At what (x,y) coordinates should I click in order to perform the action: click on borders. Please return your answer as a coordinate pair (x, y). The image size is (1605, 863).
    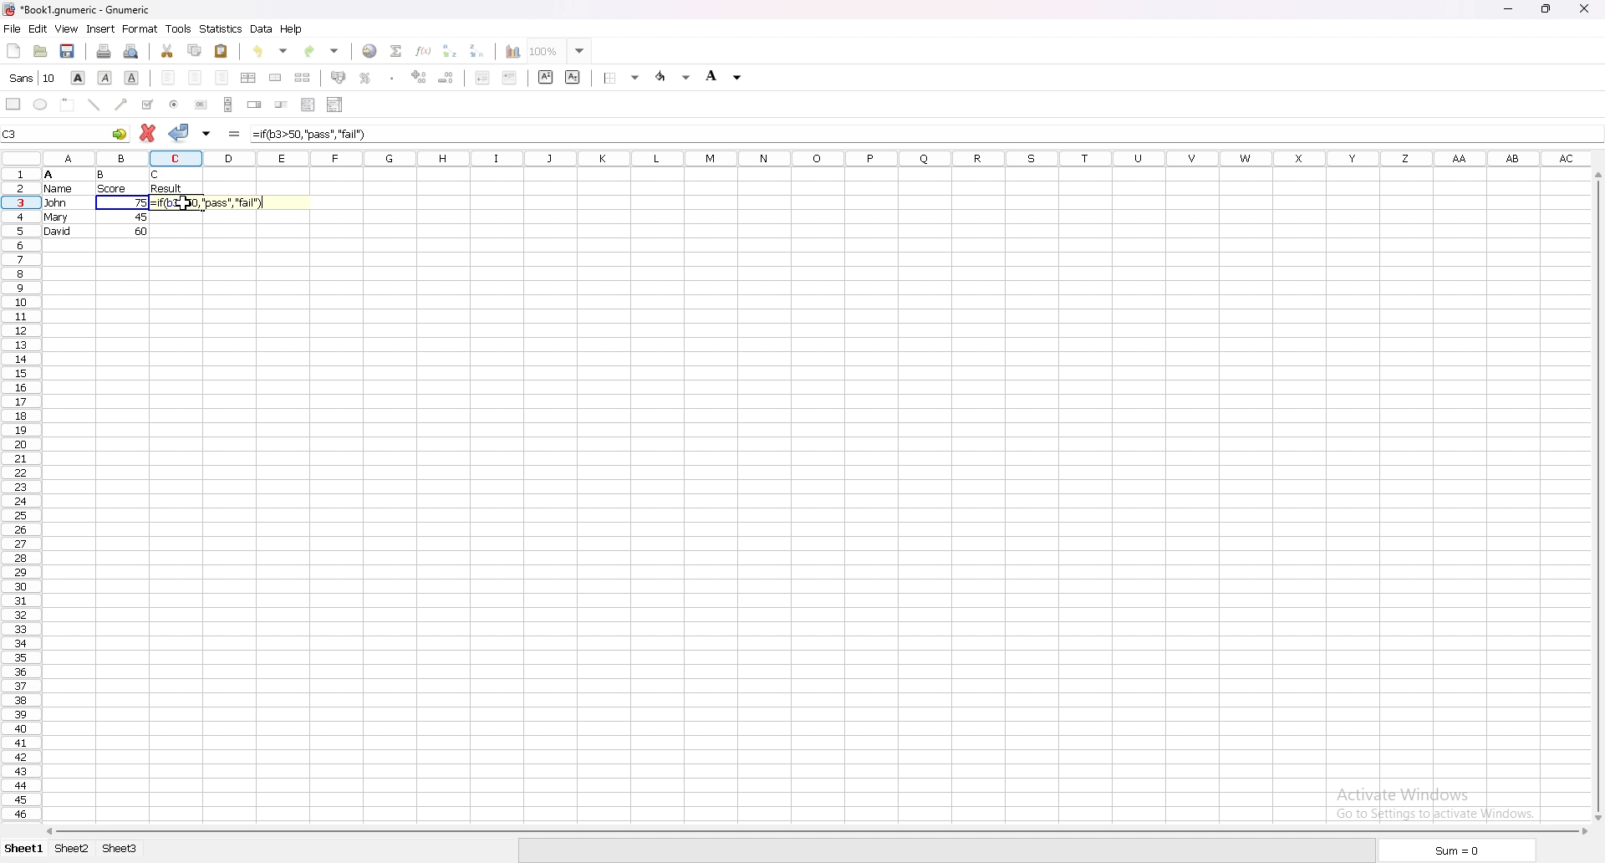
    Looking at the image, I should click on (621, 77).